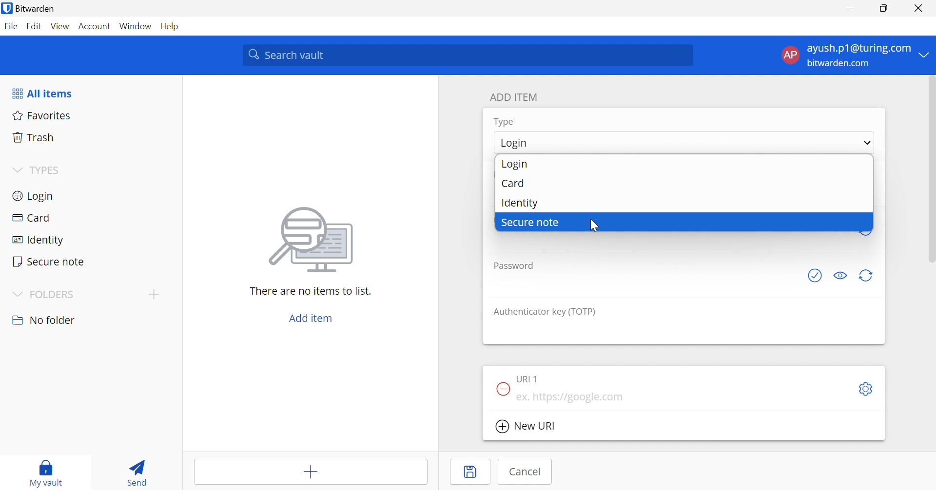 The width and height of the screenshot is (936, 490). What do you see at coordinates (595, 224) in the screenshot?
I see `Cursor` at bounding box center [595, 224].